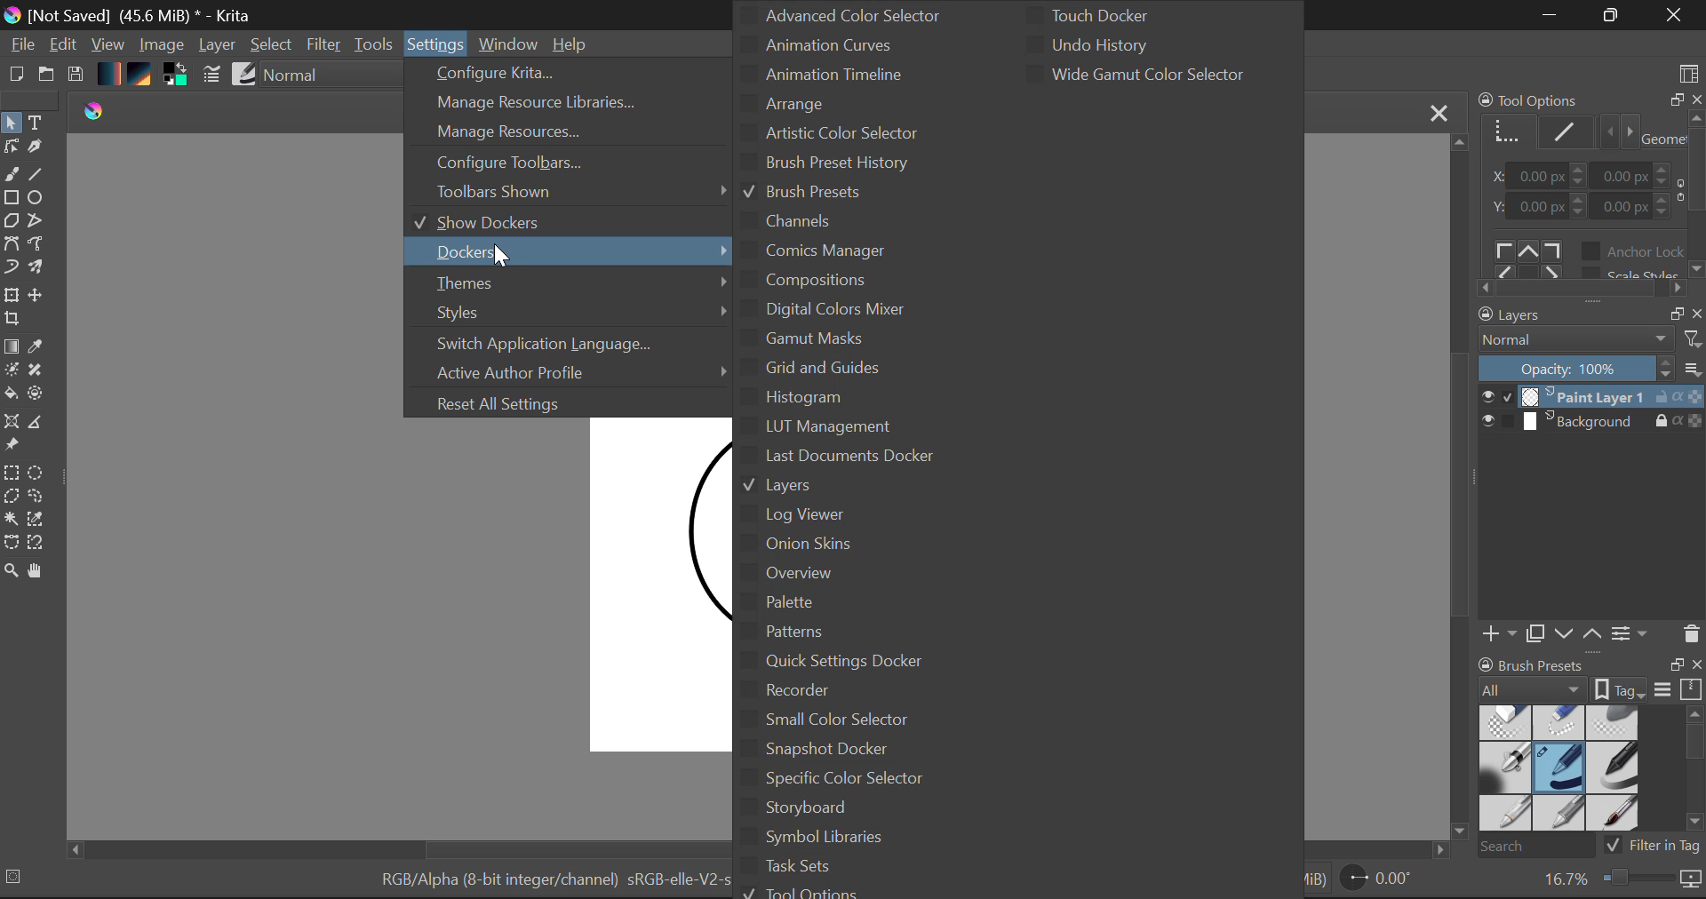 The width and height of the screenshot is (1706, 899). What do you see at coordinates (569, 192) in the screenshot?
I see `Toolbars Shown` at bounding box center [569, 192].